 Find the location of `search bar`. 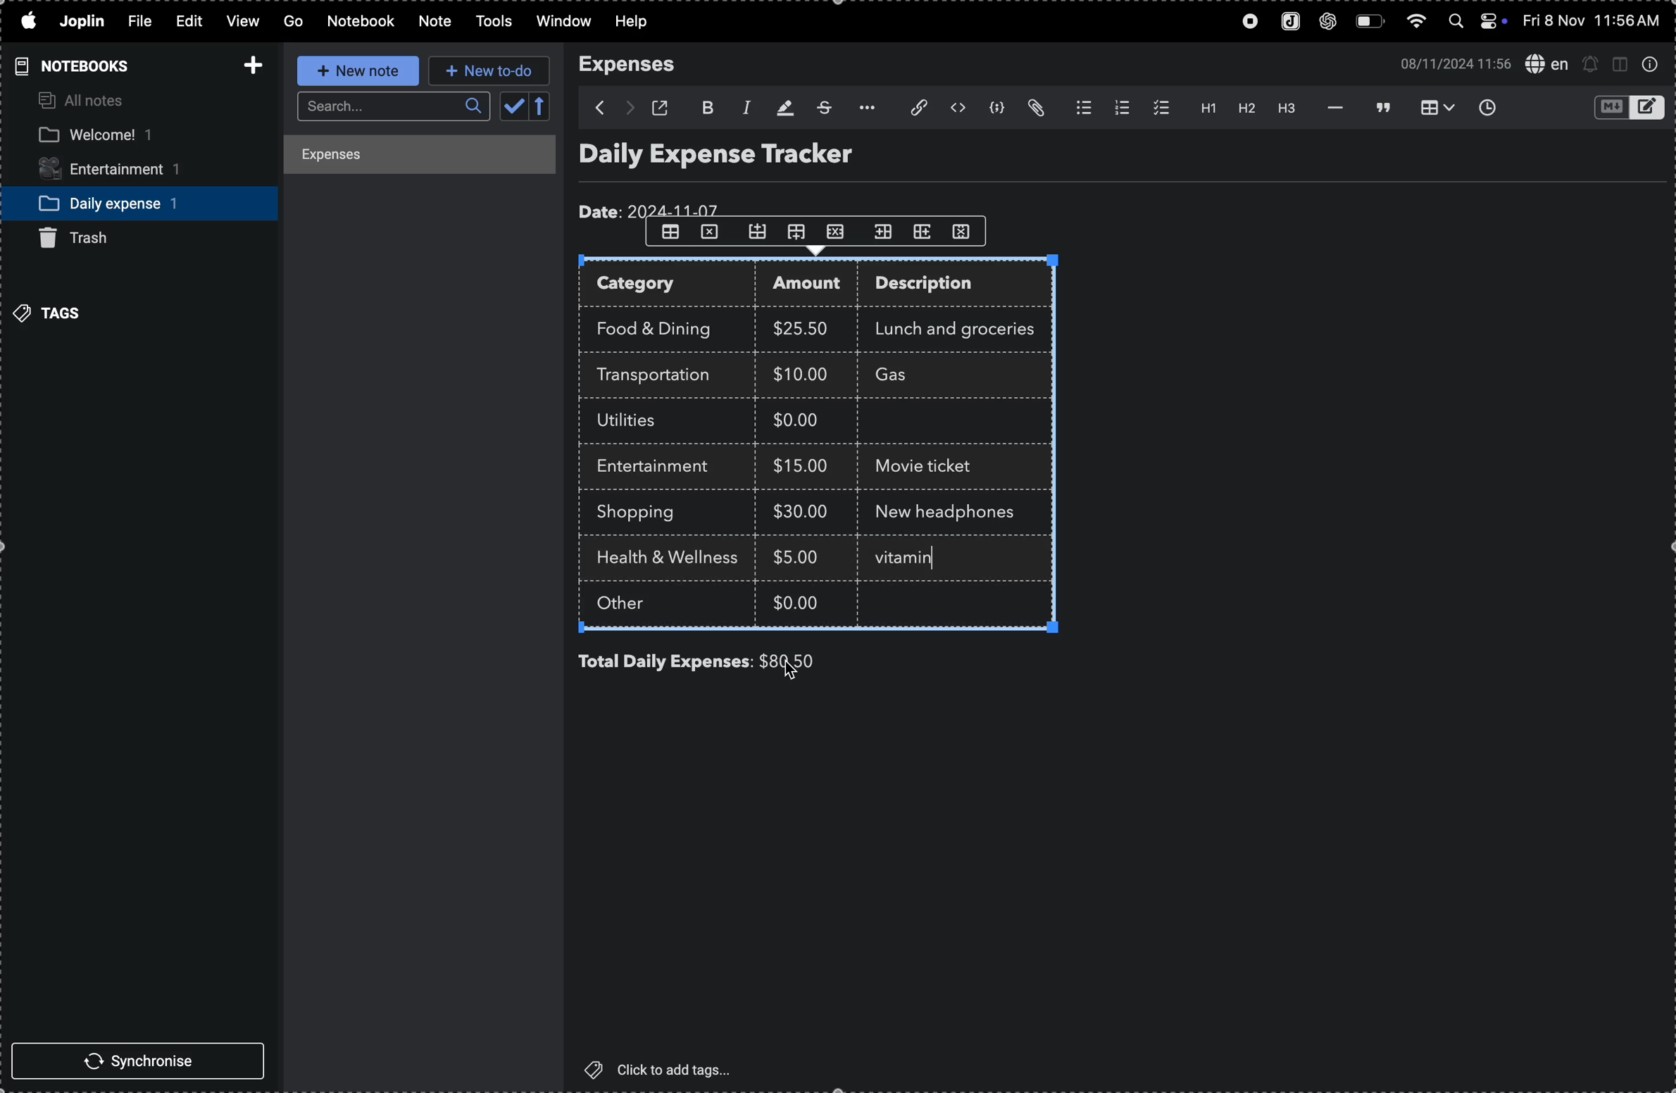

search bar is located at coordinates (390, 107).